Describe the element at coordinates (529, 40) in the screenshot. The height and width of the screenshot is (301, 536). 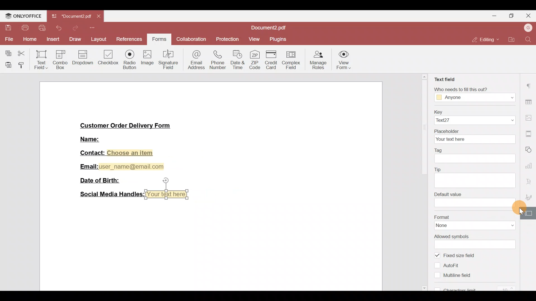
I see `Find` at that location.